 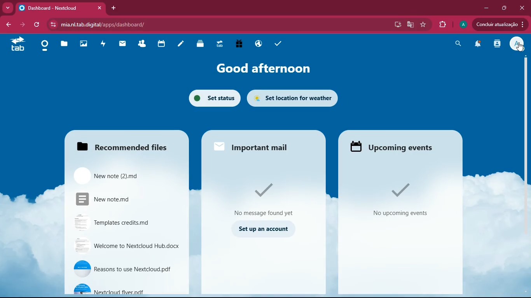 I want to click on profile, so click(x=517, y=44).